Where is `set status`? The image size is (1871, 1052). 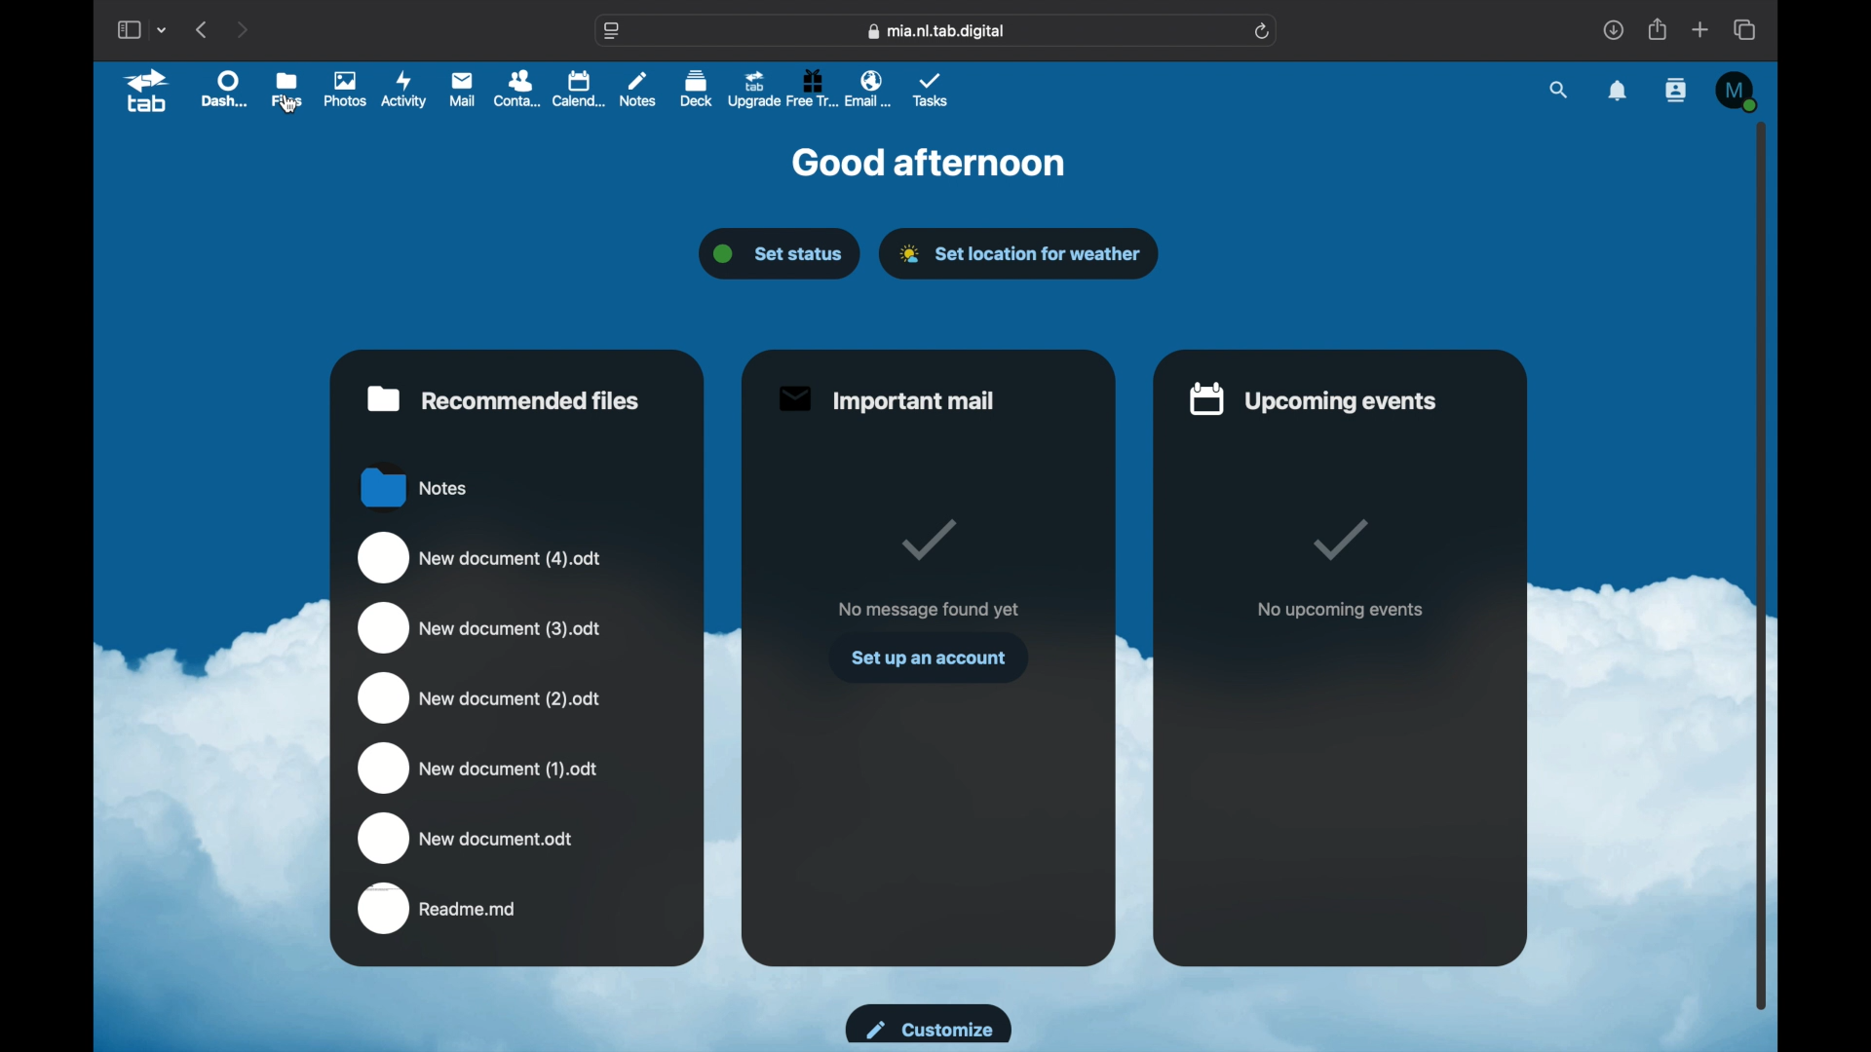 set status is located at coordinates (779, 253).